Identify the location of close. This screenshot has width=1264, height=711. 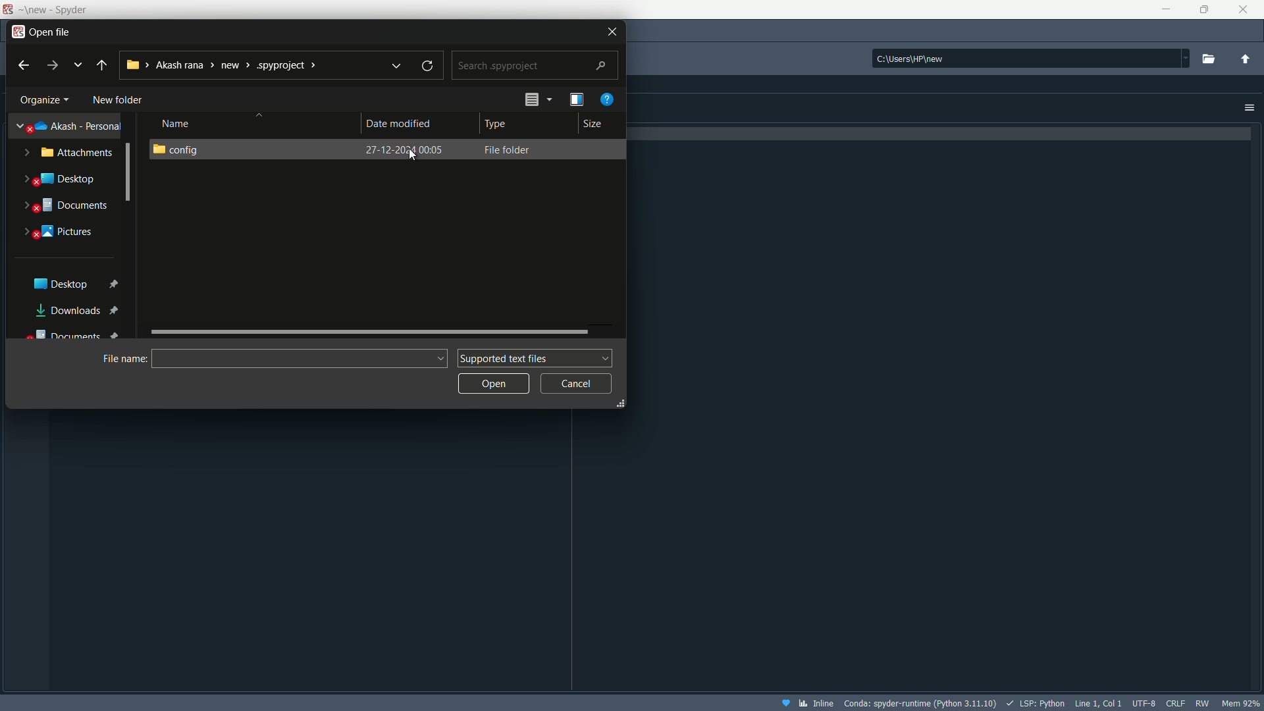
(1243, 9).